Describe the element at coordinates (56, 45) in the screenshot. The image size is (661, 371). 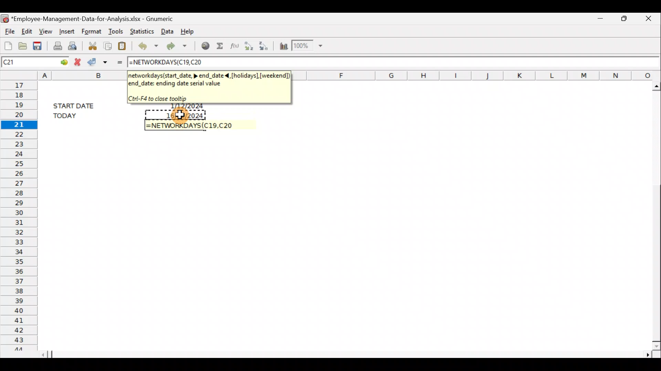
I see `Print current file` at that location.